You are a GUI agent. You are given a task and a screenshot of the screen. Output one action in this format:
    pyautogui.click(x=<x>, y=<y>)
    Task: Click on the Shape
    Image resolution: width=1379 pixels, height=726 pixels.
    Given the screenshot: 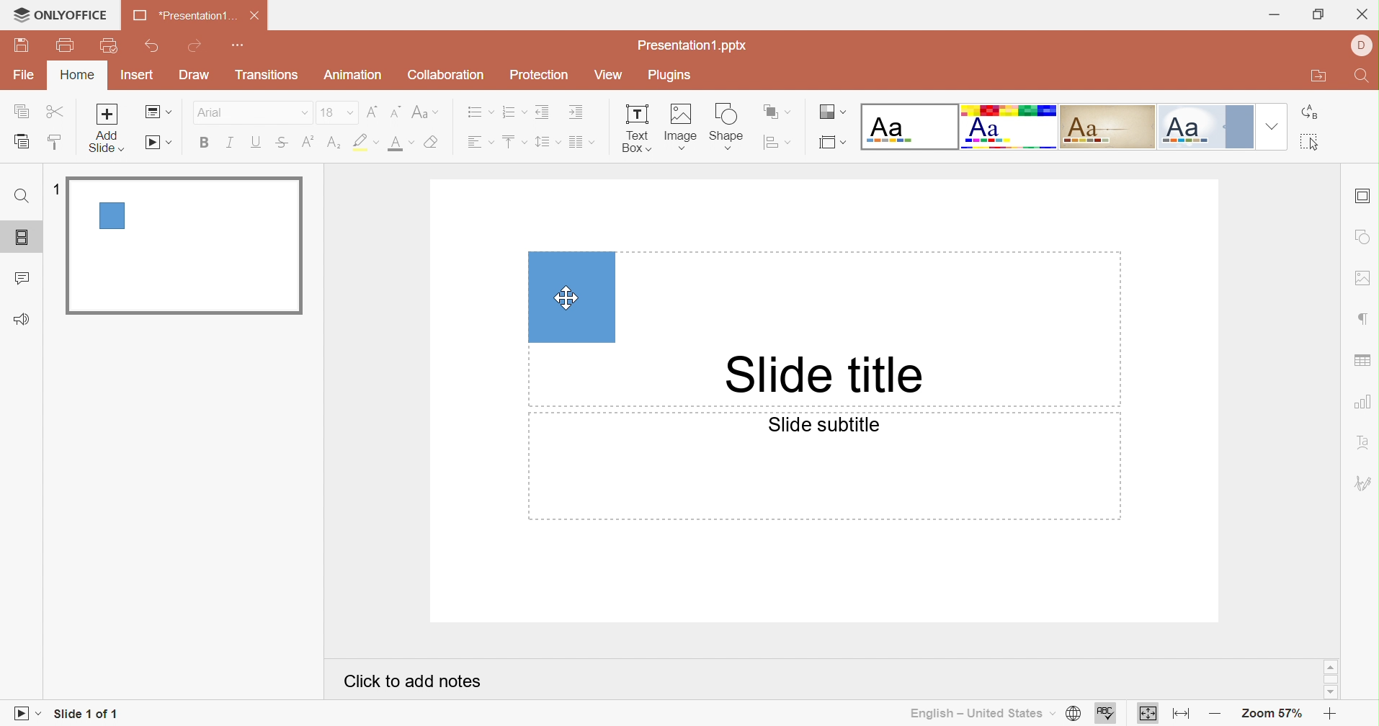 What is the action you would take?
    pyautogui.click(x=726, y=128)
    